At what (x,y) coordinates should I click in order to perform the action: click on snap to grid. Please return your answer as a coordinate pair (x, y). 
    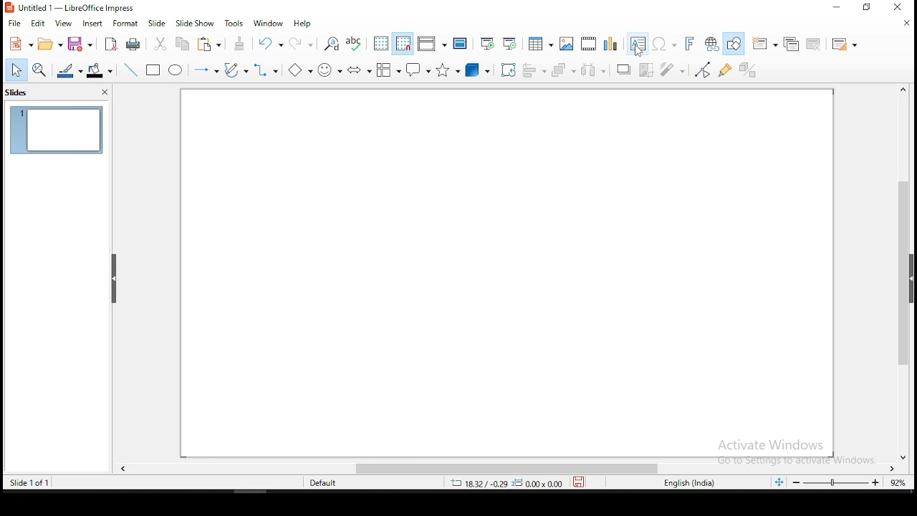
    Looking at the image, I should click on (403, 42).